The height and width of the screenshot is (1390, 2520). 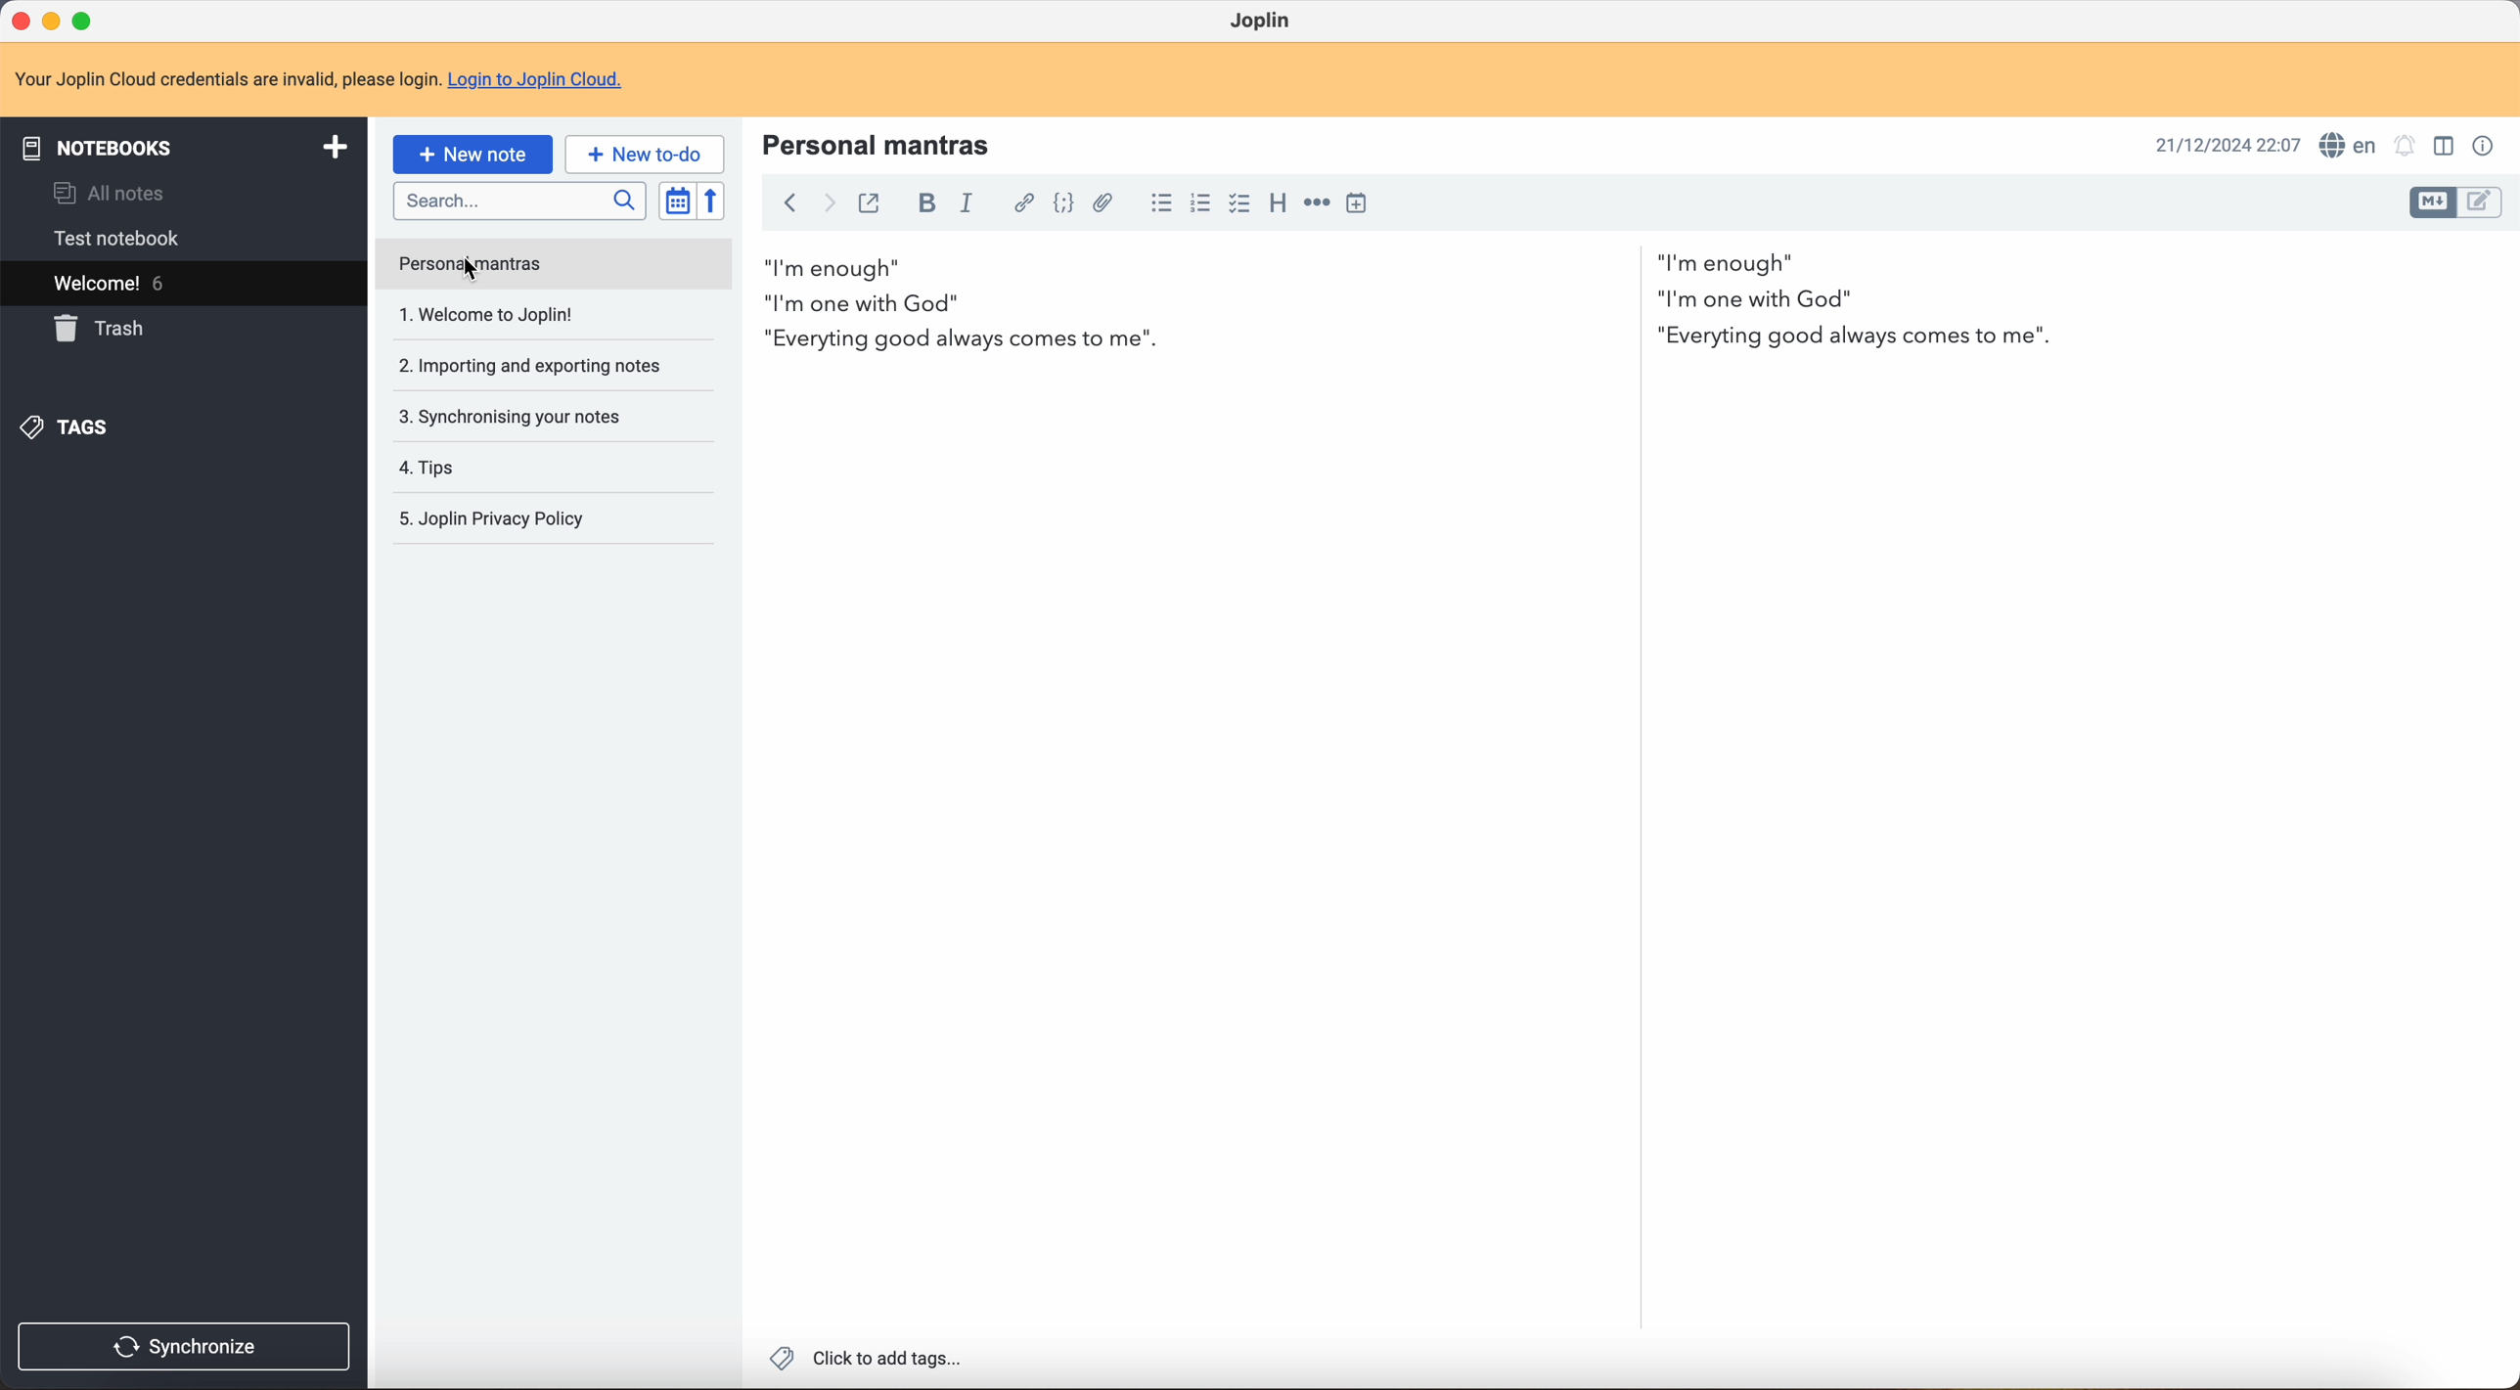 What do you see at coordinates (2448, 145) in the screenshot?
I see `toggle editor layout` at bounding box center [2448, 145].